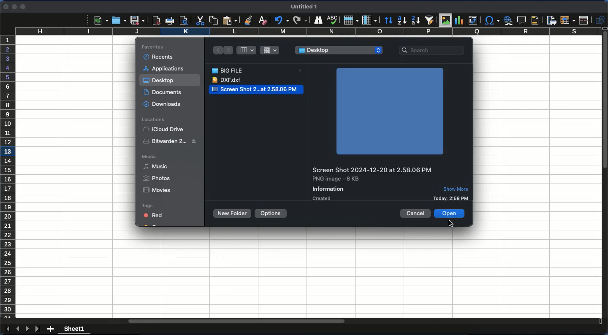  What do you see at coordinates (492, 20) in the screenshot?
I see `special character` at bounding box center [492, 20].